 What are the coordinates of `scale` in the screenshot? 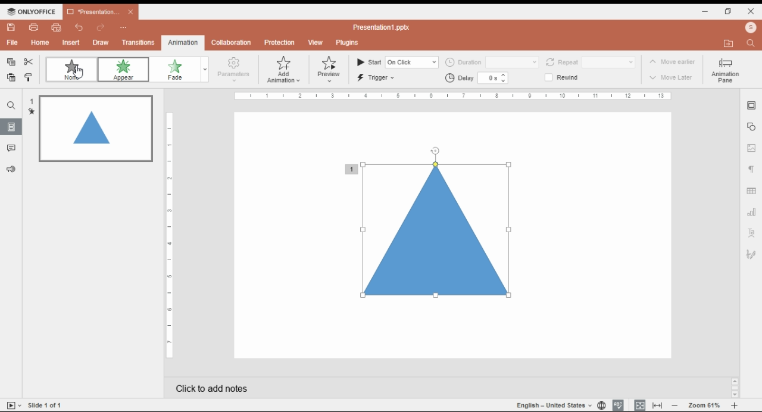 It's located at (455, 96).